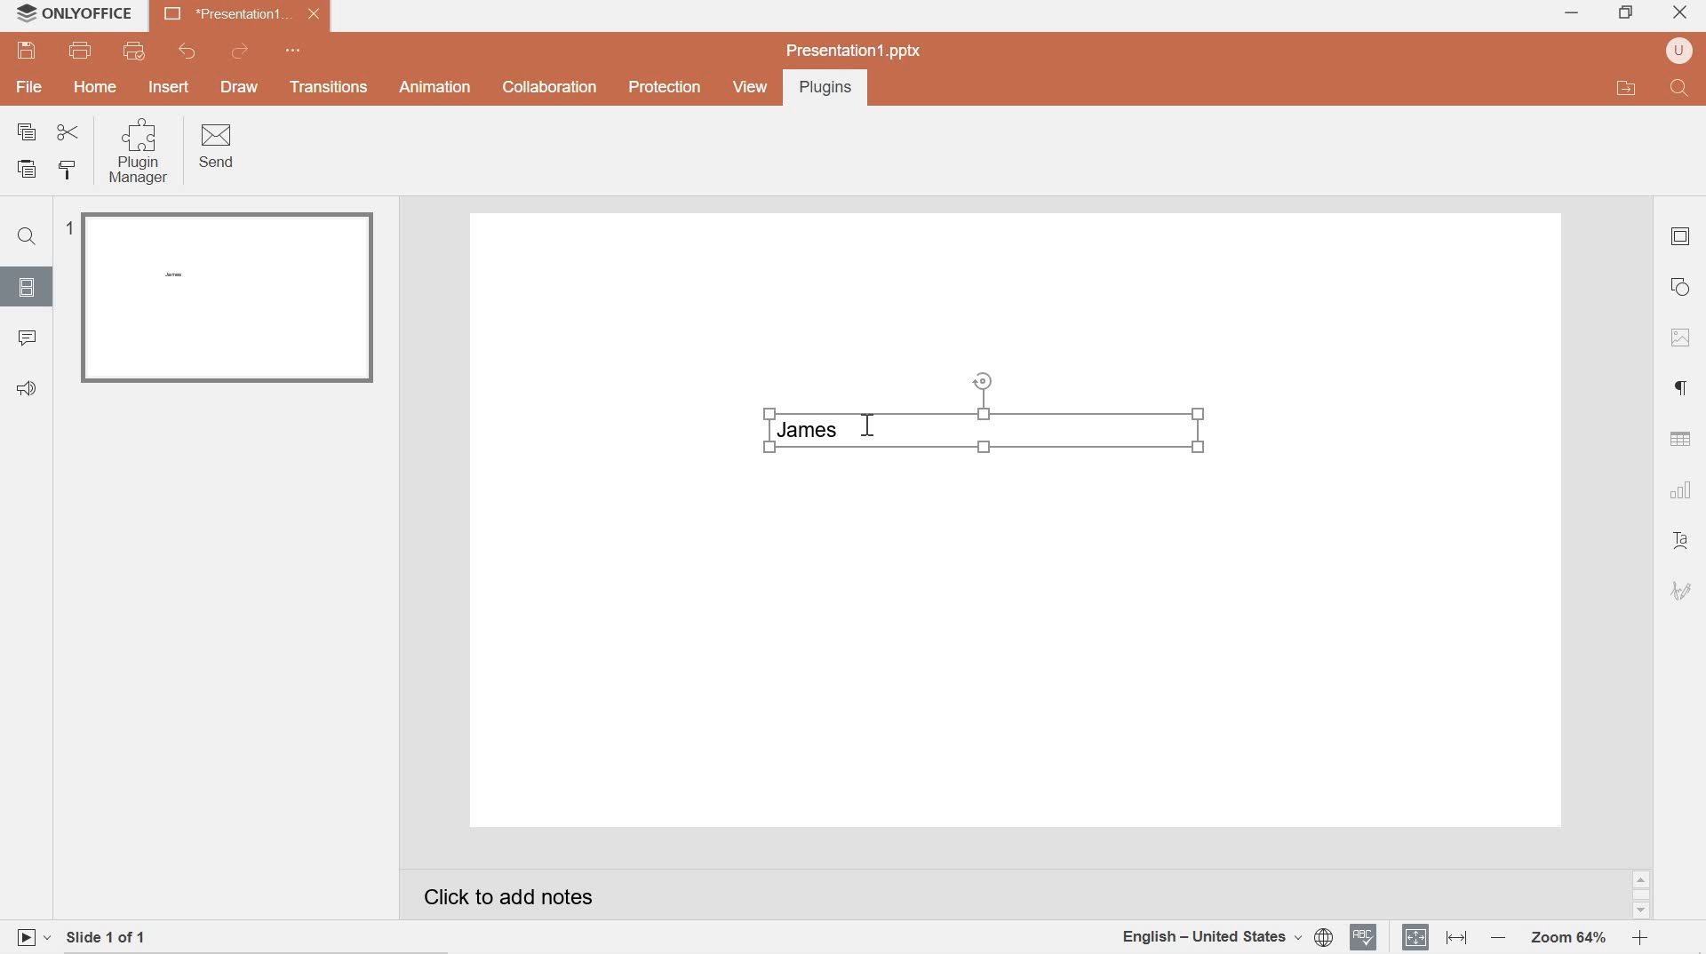 The image size is (1706, 954). Describe the element at coordinates (1683, 339) in the screenshot. I see `image` at that location.